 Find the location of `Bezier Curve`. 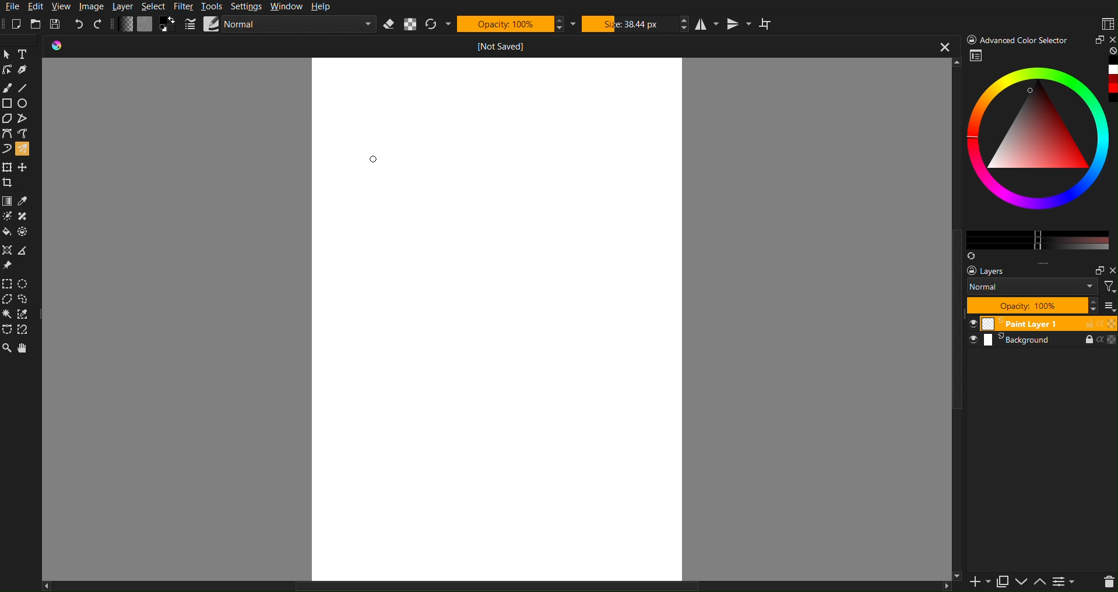

Bezier Curve is located at coordinates (7, 133).